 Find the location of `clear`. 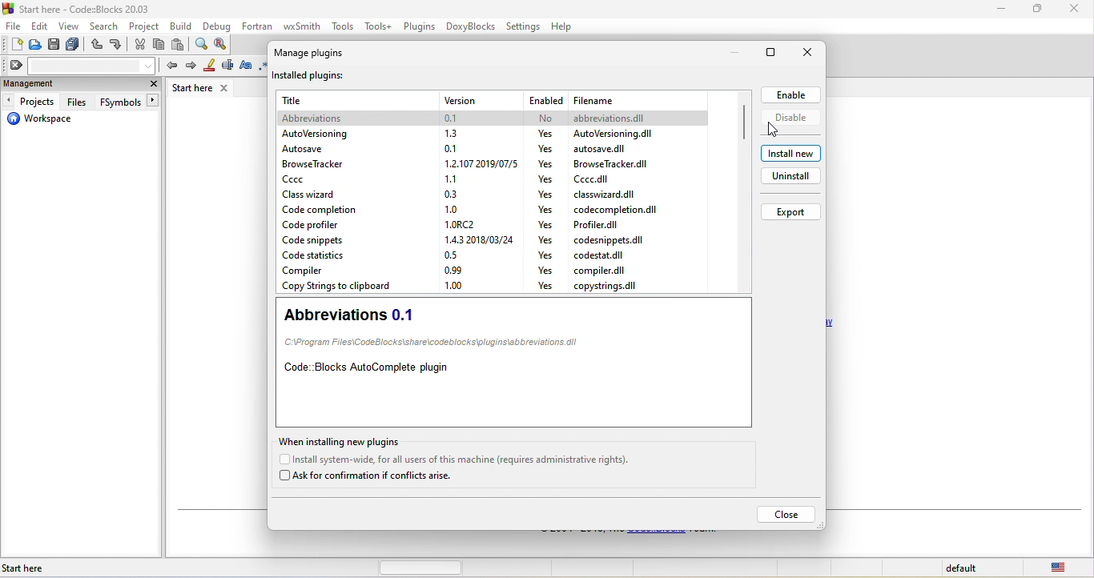

clear is located at coordinates (80, 65).